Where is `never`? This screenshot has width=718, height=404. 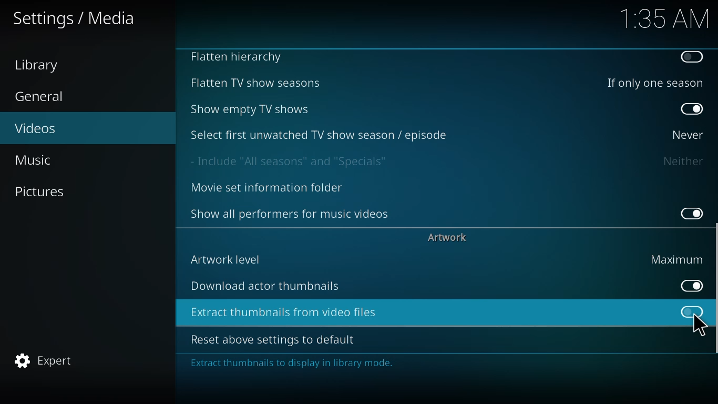 never is located at coordinates (685, 134).